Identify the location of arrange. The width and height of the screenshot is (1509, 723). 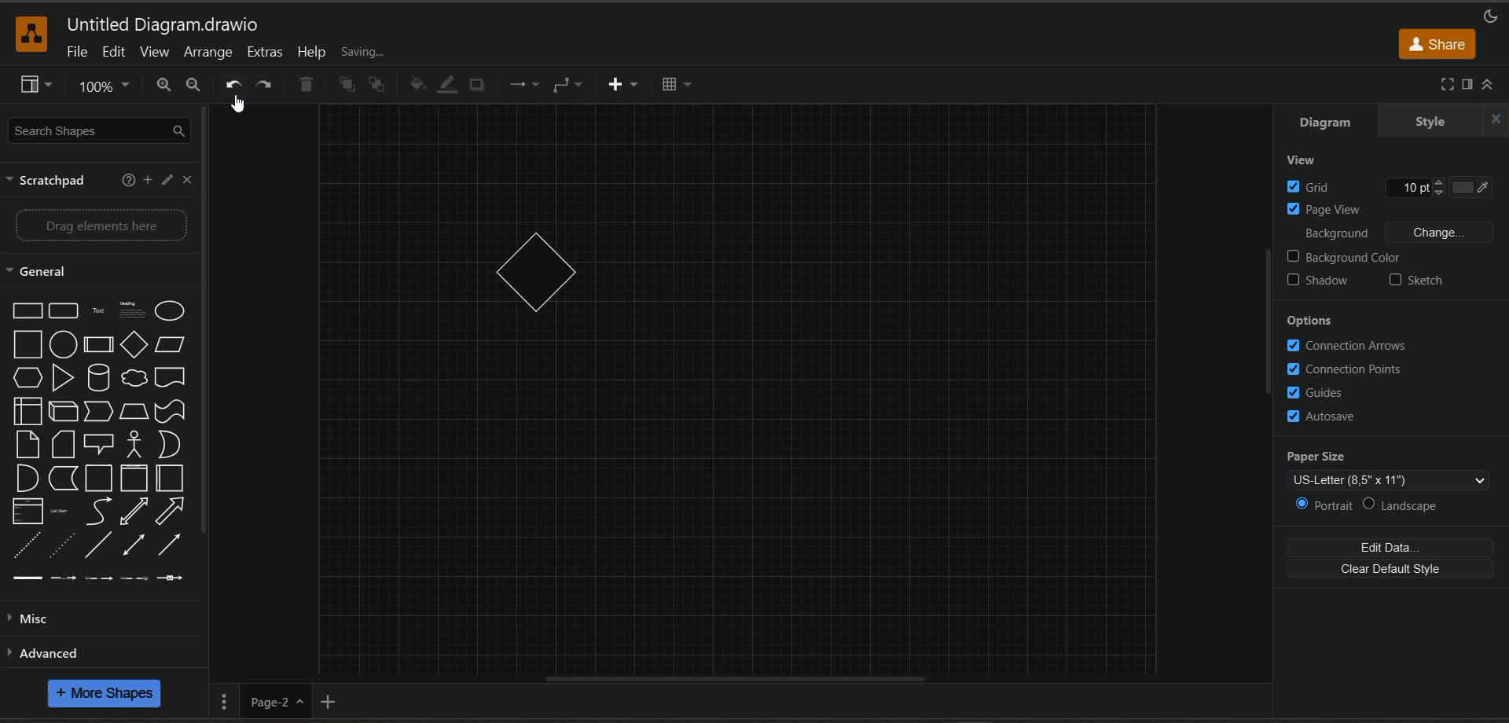
(207, 53).